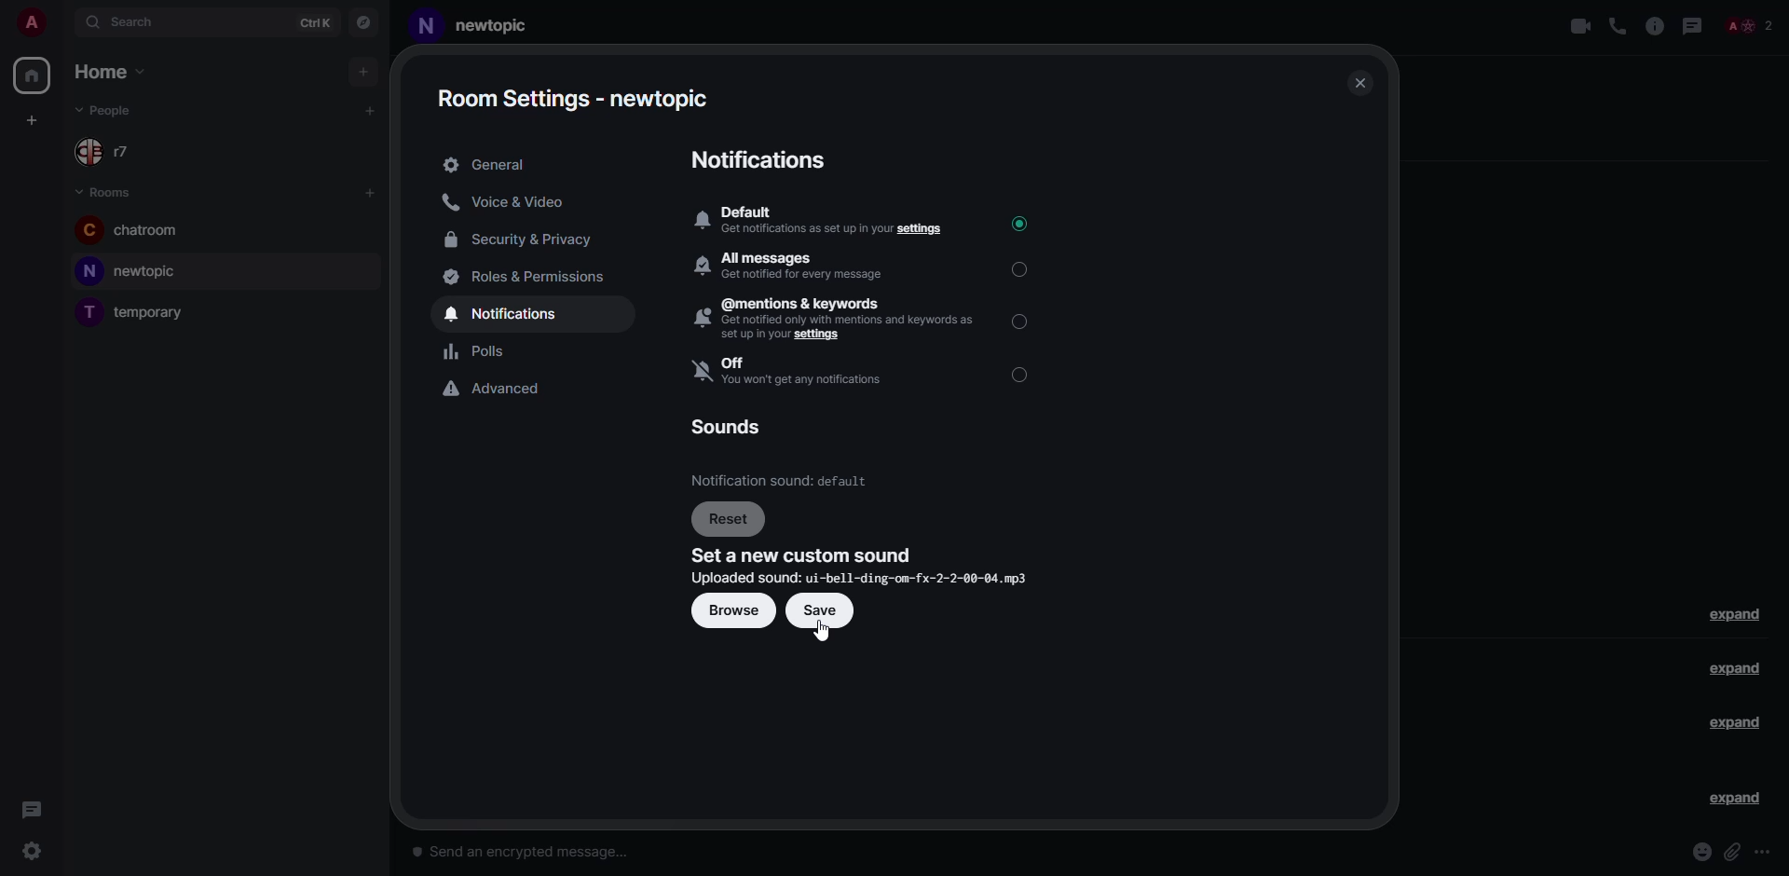  What do you see at coordinates (1655, 25) in the screenshot?
I see `info` at bounding box center [1655, 25].